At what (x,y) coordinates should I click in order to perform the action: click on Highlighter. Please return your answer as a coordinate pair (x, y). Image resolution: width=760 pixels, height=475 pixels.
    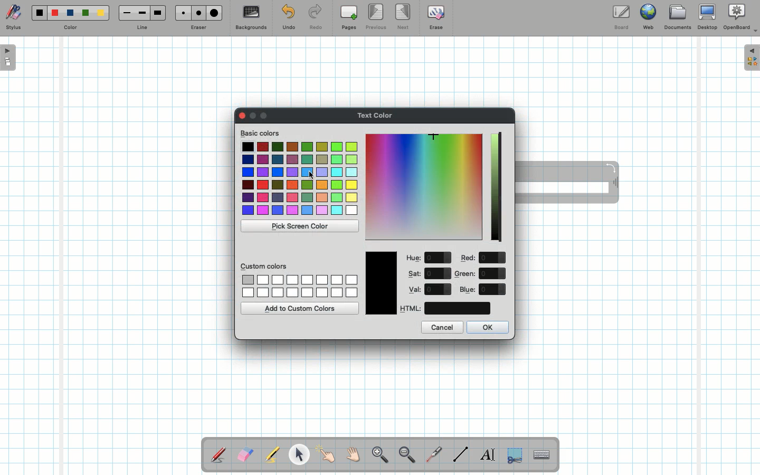
    Looking at the image, I should click on (271, 455).